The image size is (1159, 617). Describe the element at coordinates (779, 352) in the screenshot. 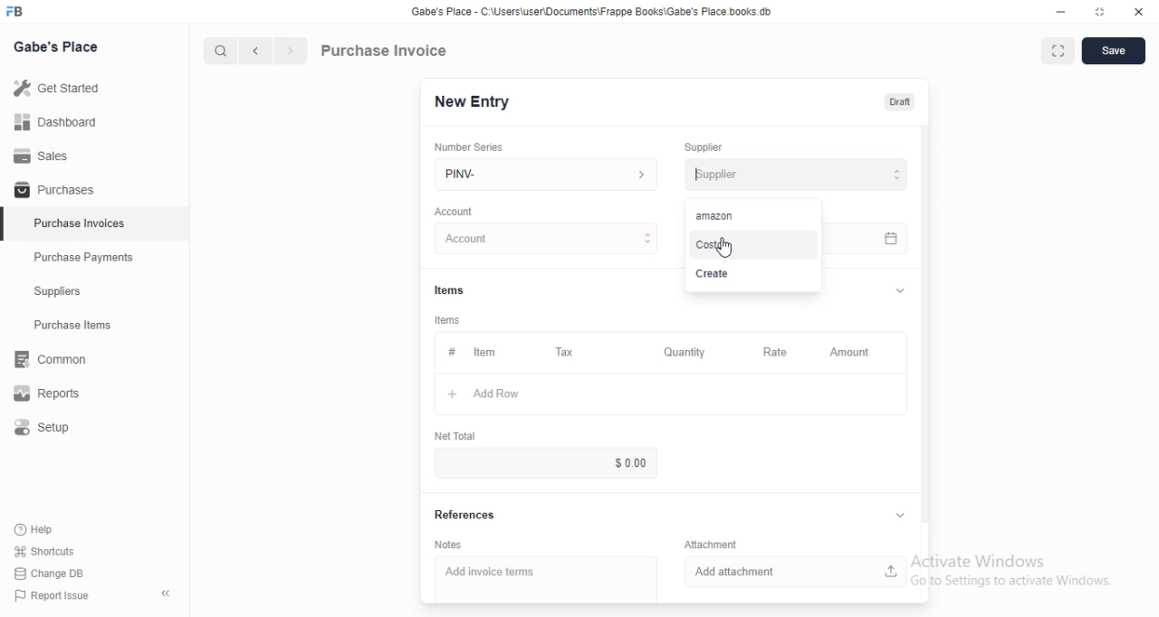

I see `Rate` at that location.